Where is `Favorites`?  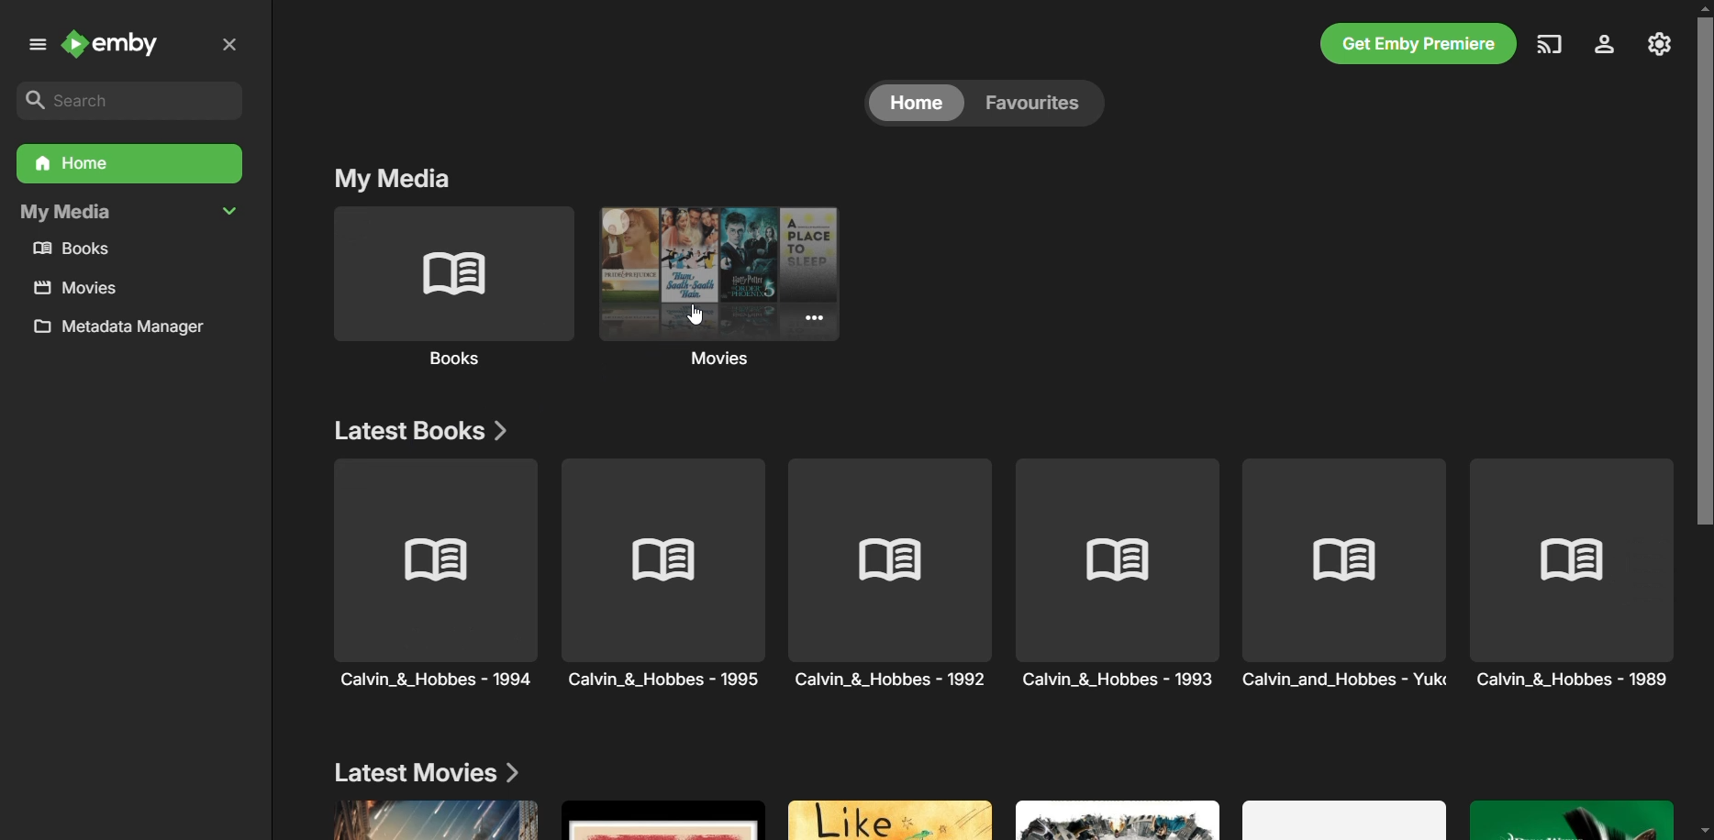 Favorites is located at coordinates (1030, 103).